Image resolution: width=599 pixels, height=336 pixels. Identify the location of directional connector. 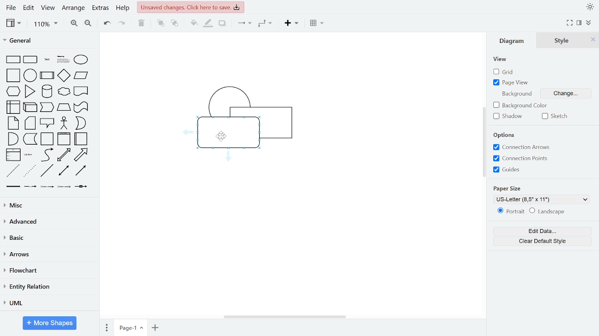
(80, 172).